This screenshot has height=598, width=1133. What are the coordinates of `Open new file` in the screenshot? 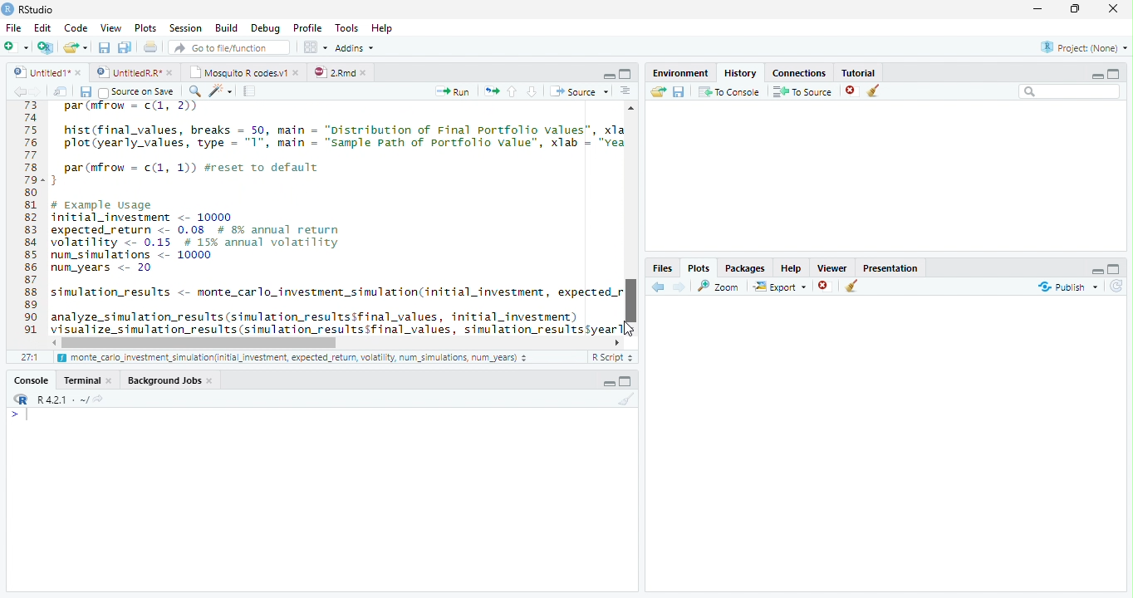 It's located at (16, 47).